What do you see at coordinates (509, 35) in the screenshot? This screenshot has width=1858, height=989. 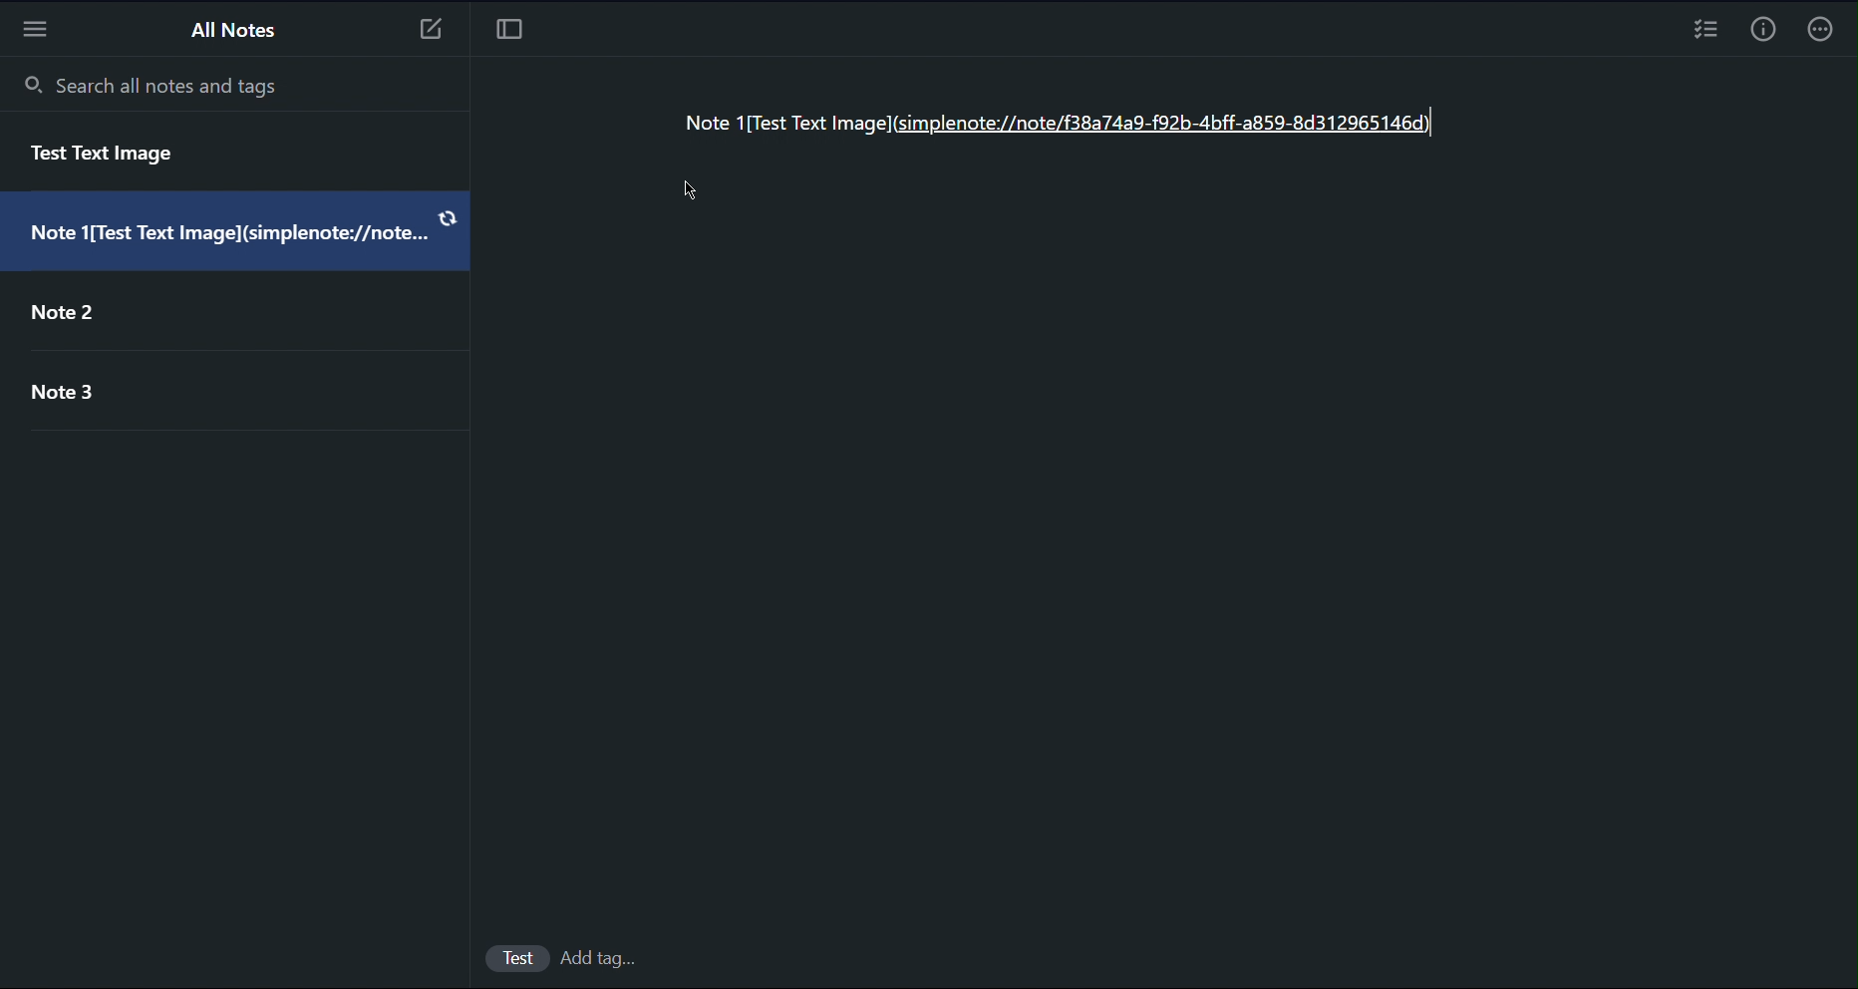 I see `Focus Mode` at bounding box center [509, 35].